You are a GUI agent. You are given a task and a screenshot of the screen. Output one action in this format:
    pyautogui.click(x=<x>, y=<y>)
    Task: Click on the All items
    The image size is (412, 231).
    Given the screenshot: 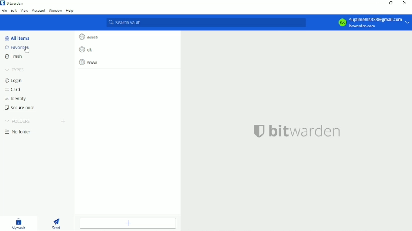 What is the action you would take?
    pyautogui.click(x=17, y=38)
    